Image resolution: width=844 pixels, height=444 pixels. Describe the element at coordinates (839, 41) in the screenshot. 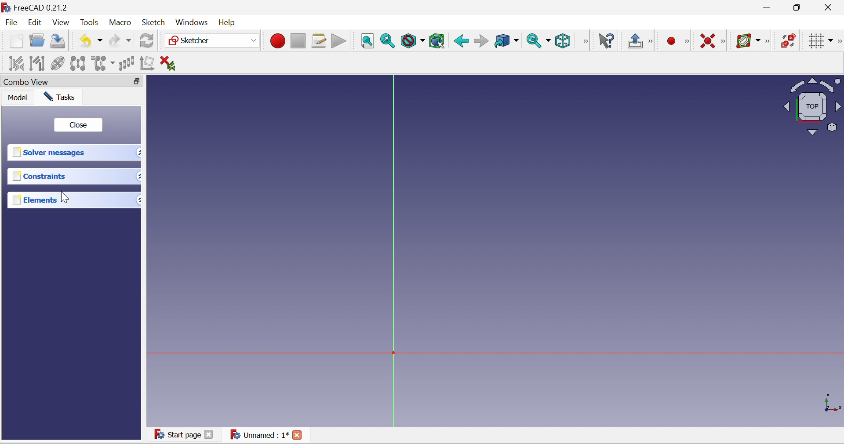

I see `[Sketcher edit tools]` at that location.